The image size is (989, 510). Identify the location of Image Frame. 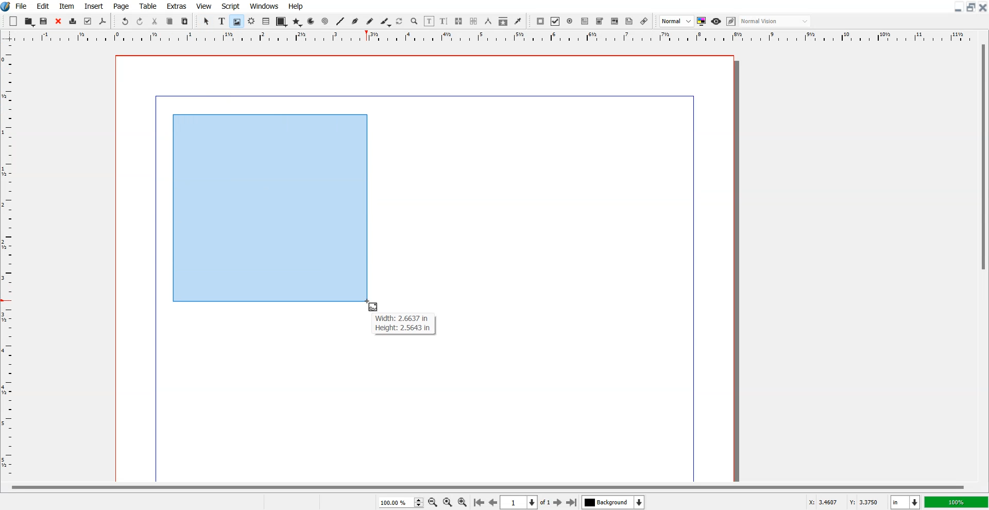
(269, 207).